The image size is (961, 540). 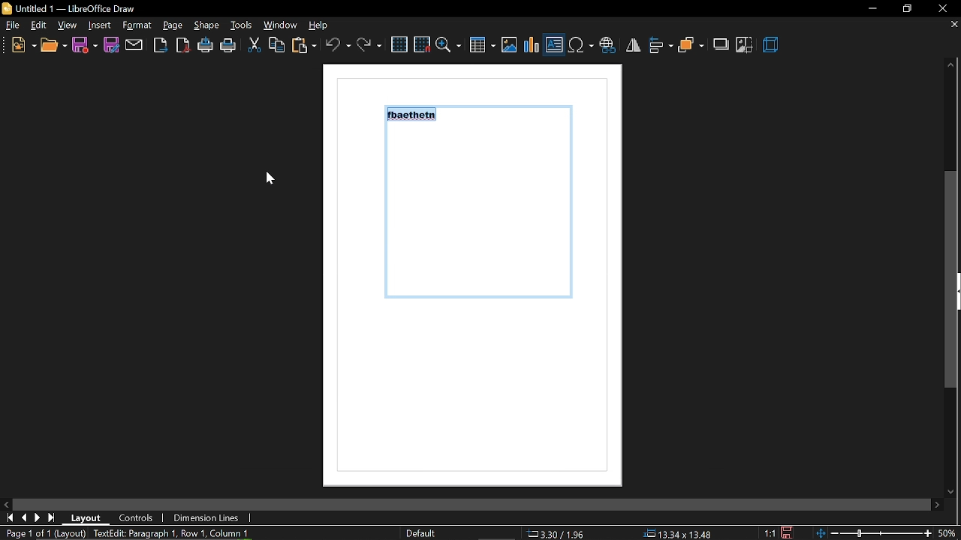 What do you see at coordinates (161, 44) in the screenshot?
I see `Export` at bounding box center [161, 44].